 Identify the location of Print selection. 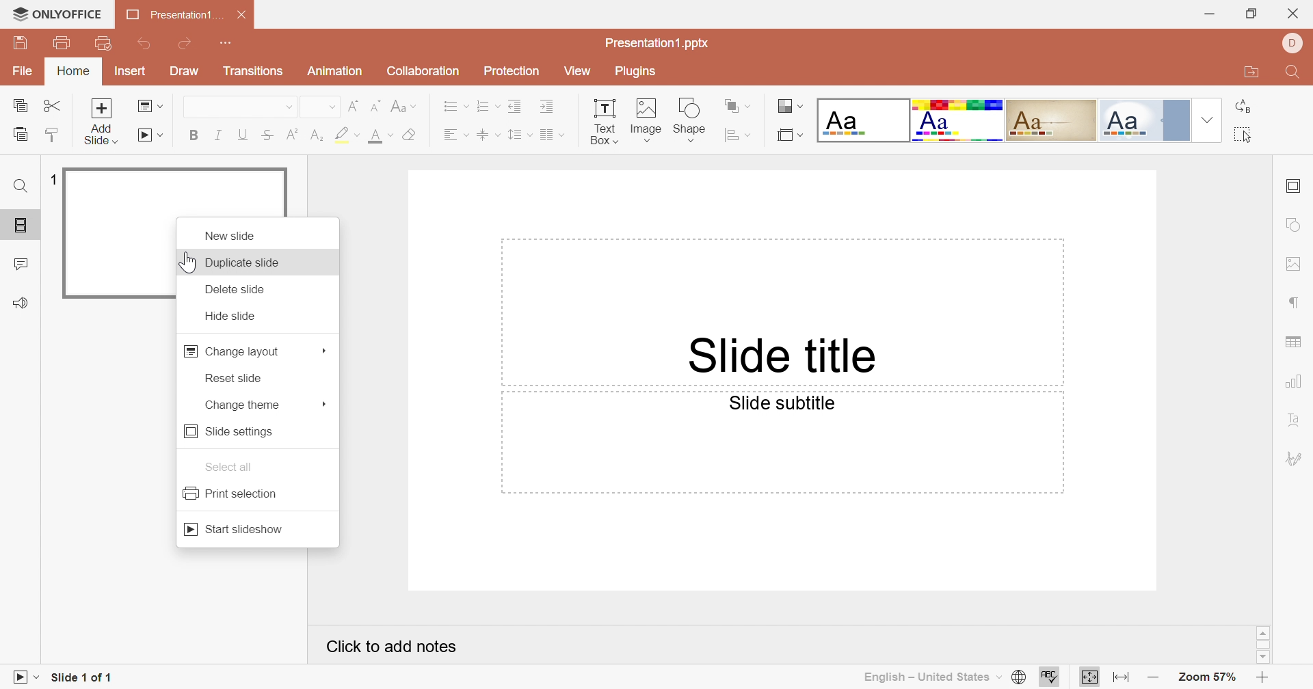
(235, 494).